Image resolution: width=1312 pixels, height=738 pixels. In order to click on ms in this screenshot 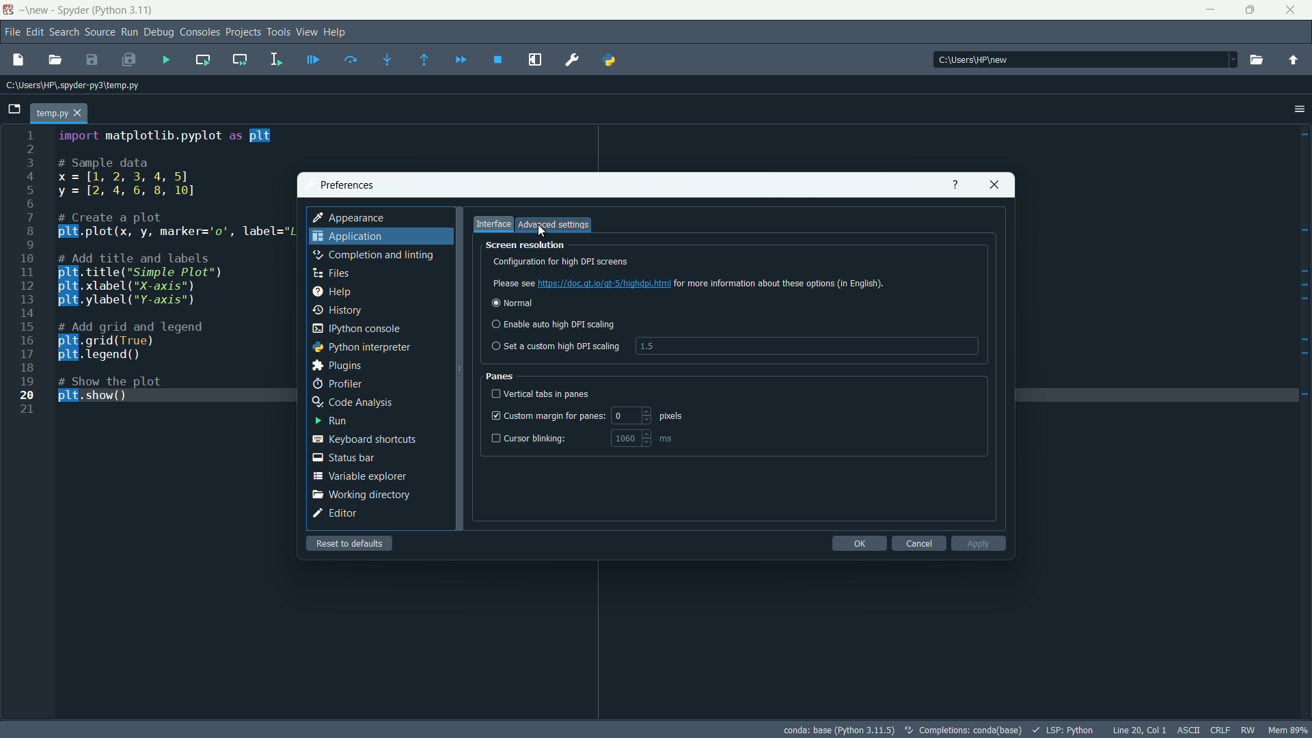, I will do `click(667, 439)`.